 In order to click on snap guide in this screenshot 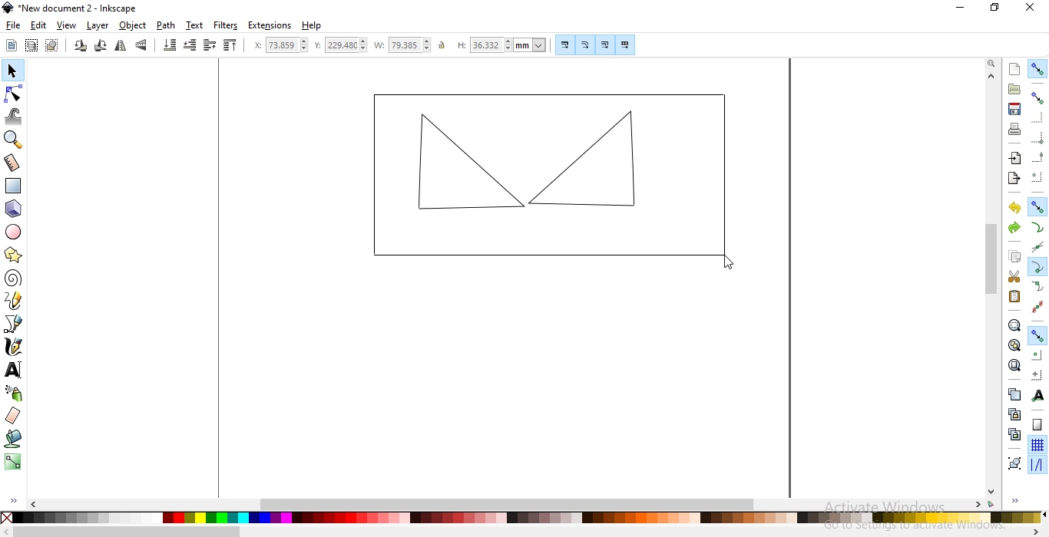, I will do `click(1037, 466)`.